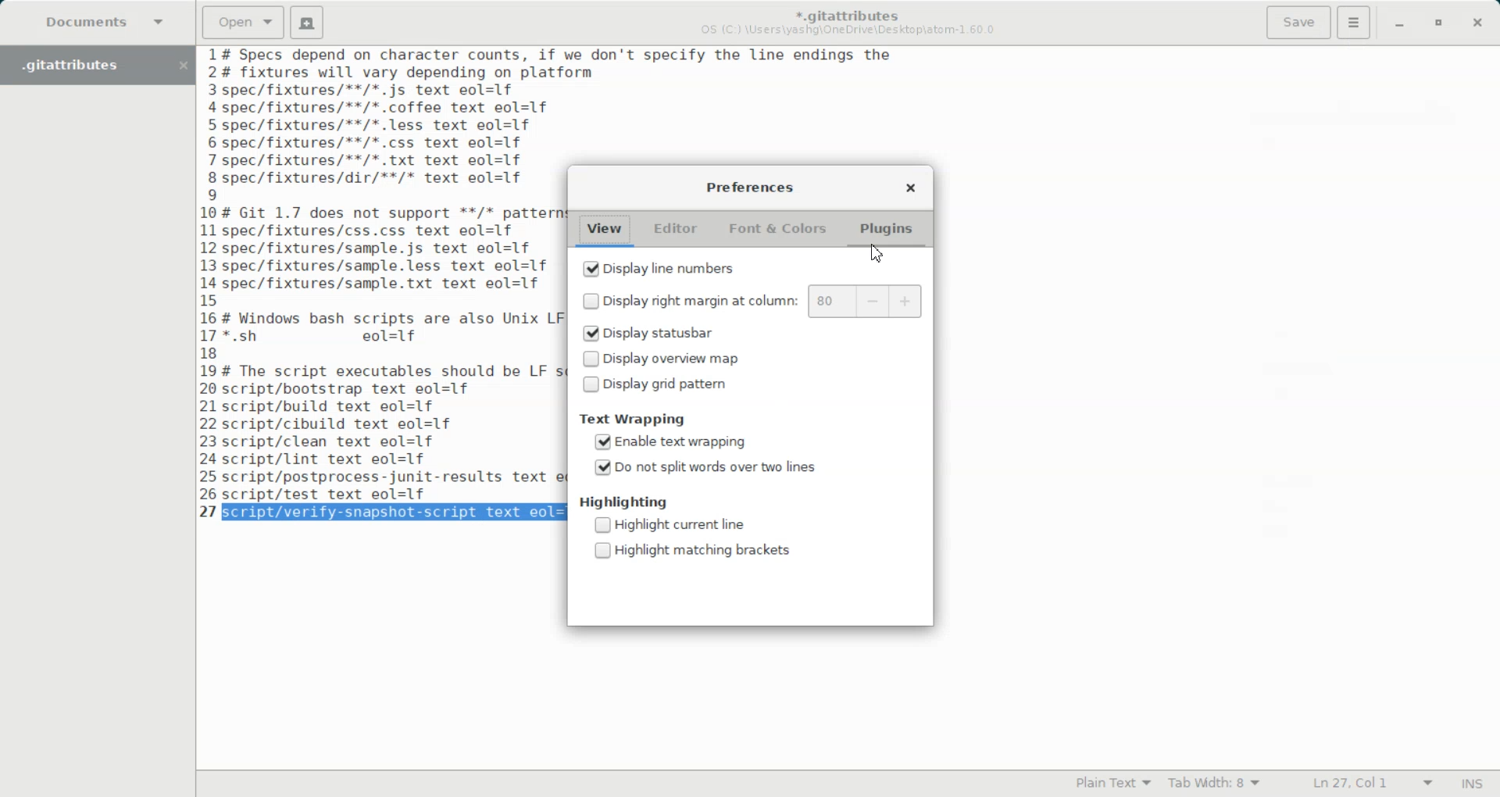 Image resolution: width=1500 pixels, height=797 pixels. What do you see at coordinates (684, 358) in the screenshot?
I see `Display overview map` at bounding box center [684, 358].